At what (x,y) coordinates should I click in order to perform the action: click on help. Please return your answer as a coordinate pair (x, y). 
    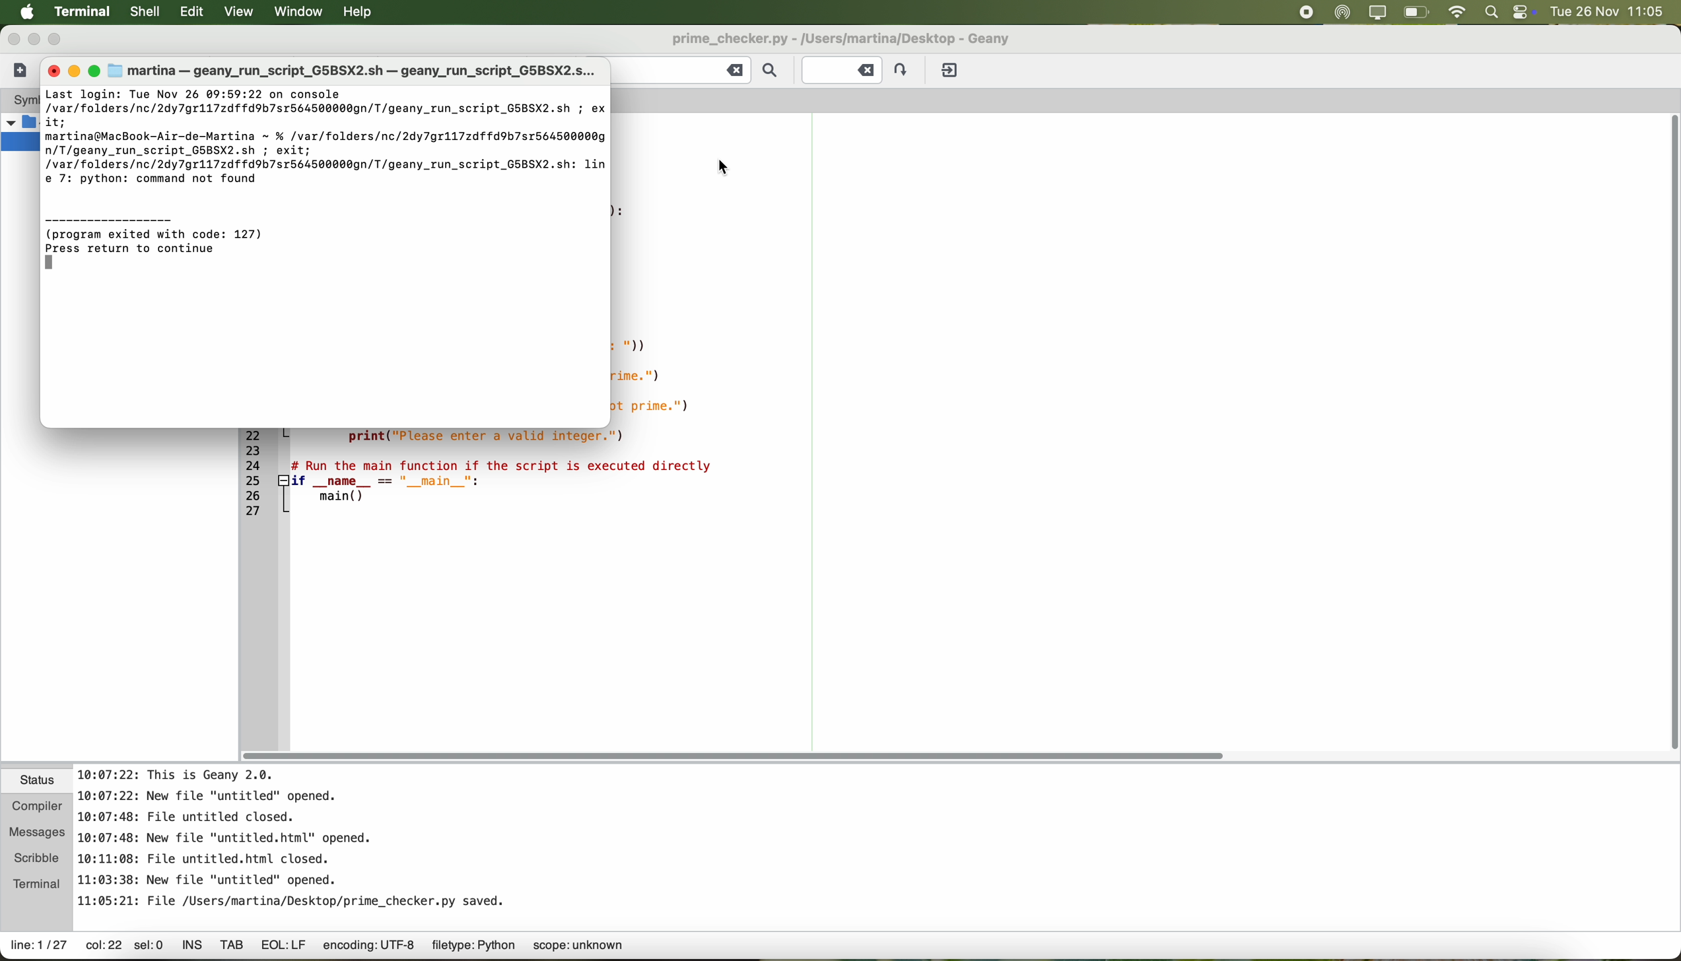
    Looking at the image, I should click on (368, 13).